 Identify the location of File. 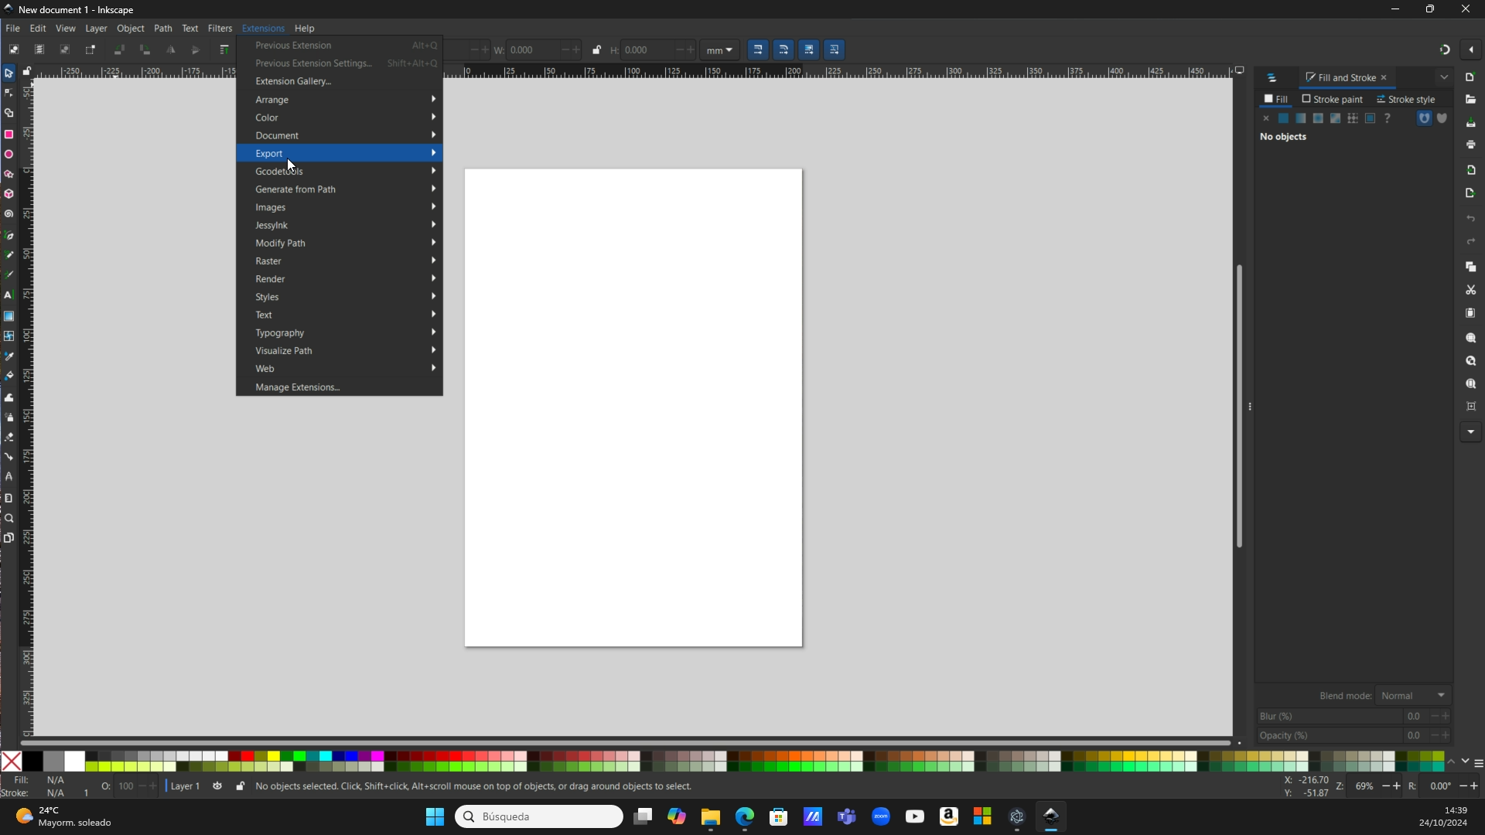
(631, 411).